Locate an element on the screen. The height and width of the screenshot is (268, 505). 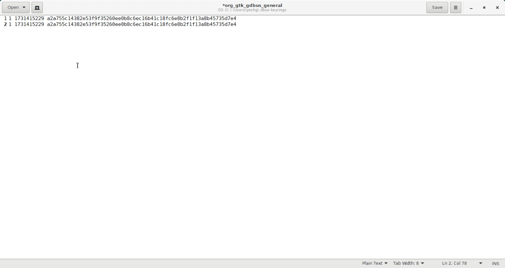
Maximize is located at coordinates (485, 8).